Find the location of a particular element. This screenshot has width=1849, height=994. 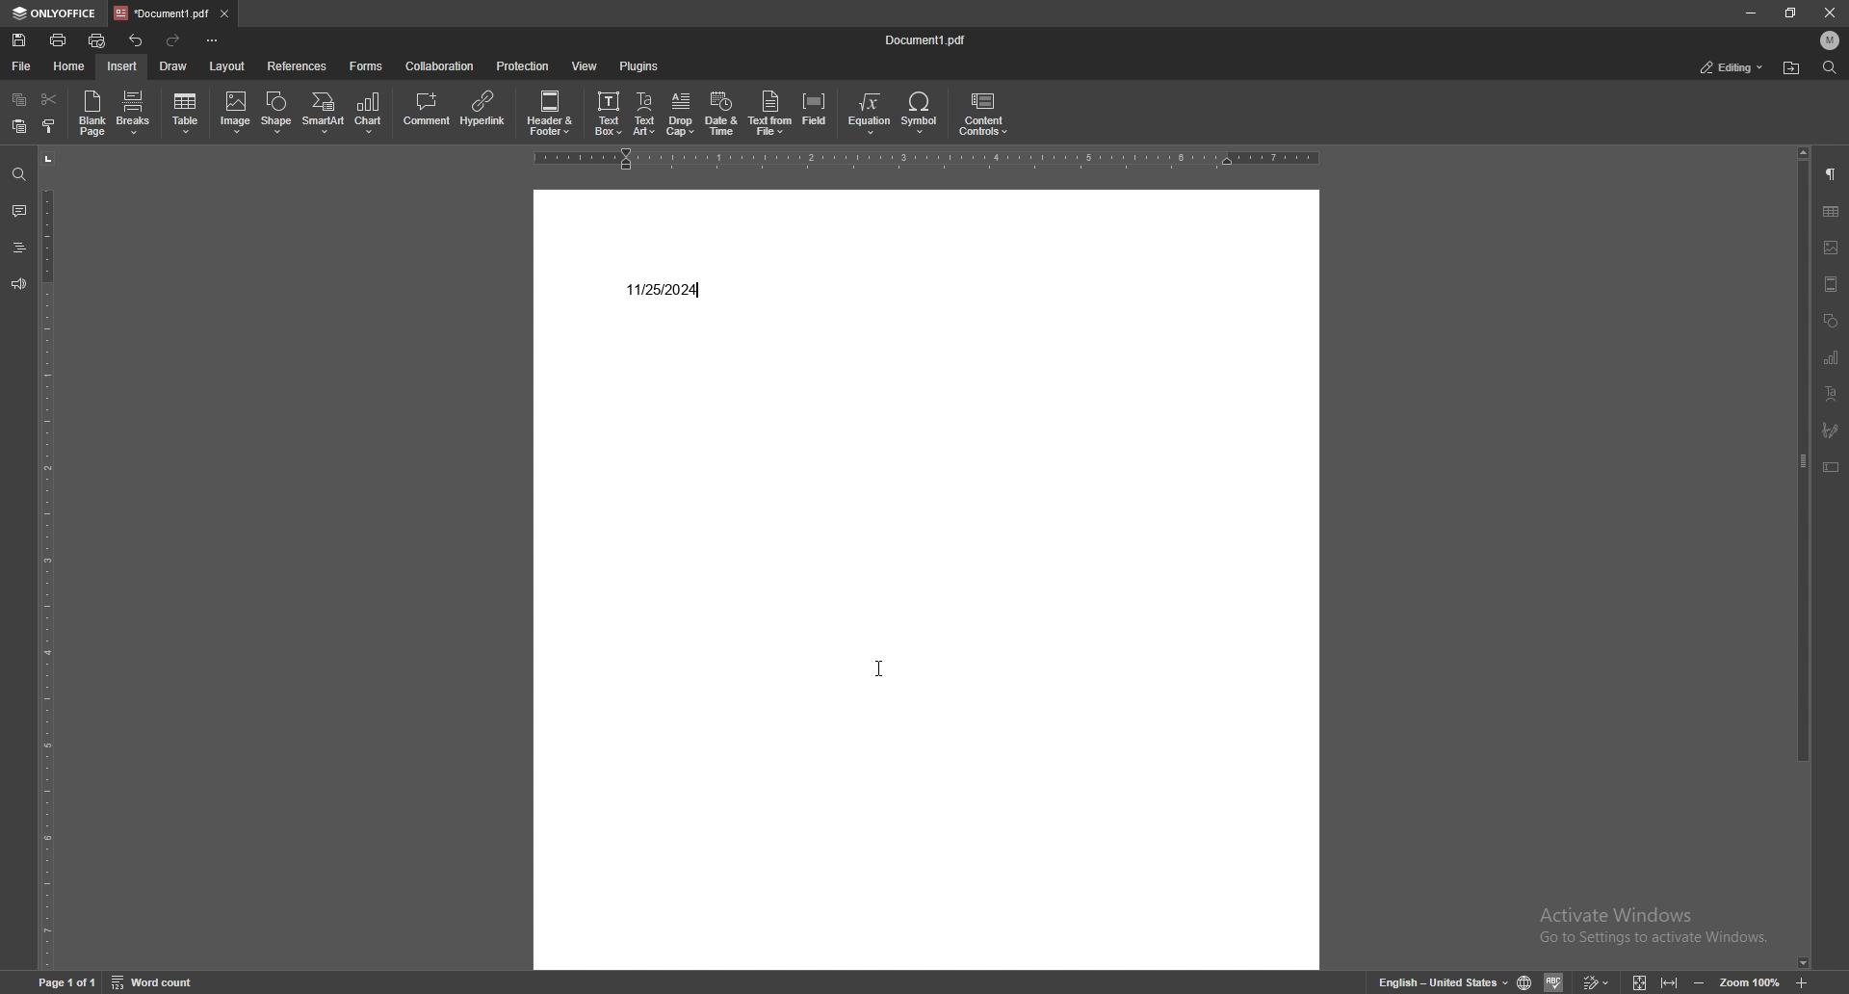

shapes is located at coordinates (1833, 321).